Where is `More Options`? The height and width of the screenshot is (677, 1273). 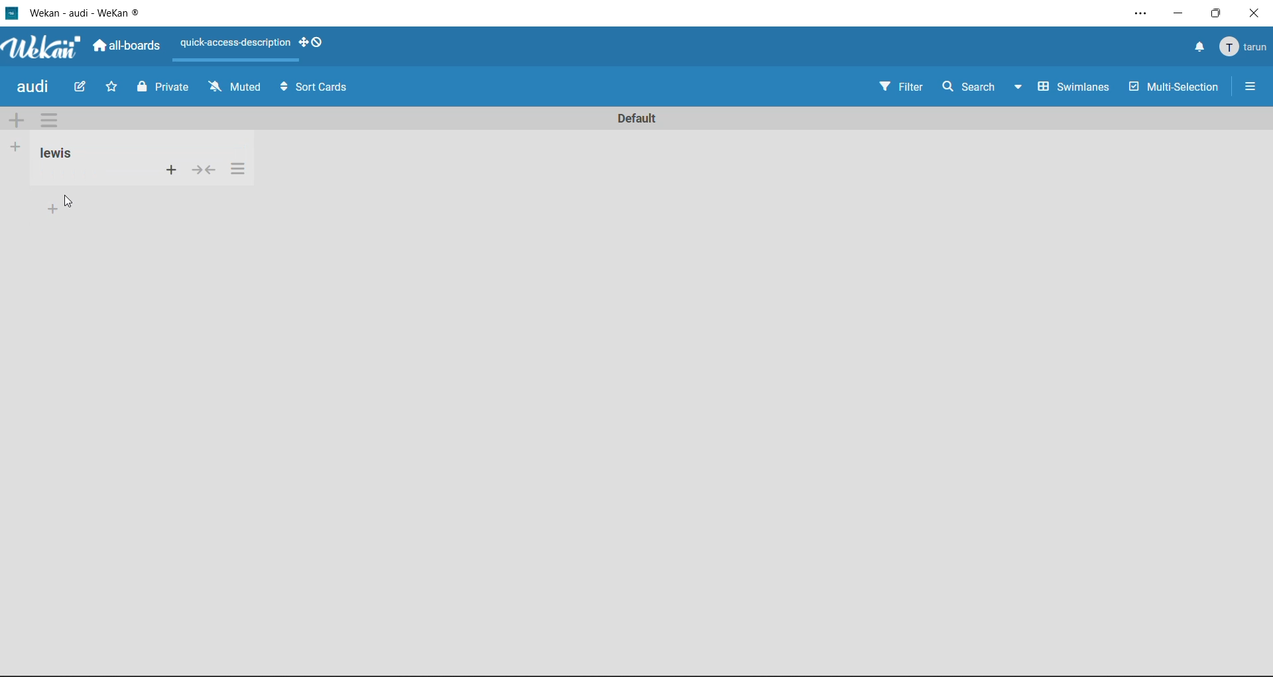 More Options is located at coordinates (1254, 85).